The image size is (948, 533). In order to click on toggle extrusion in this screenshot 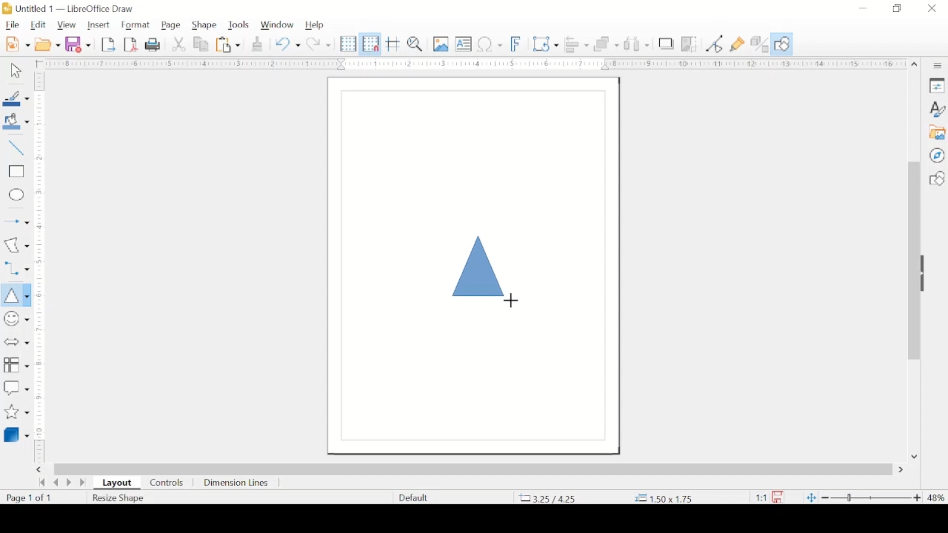, I will do `click(760, 43)`.